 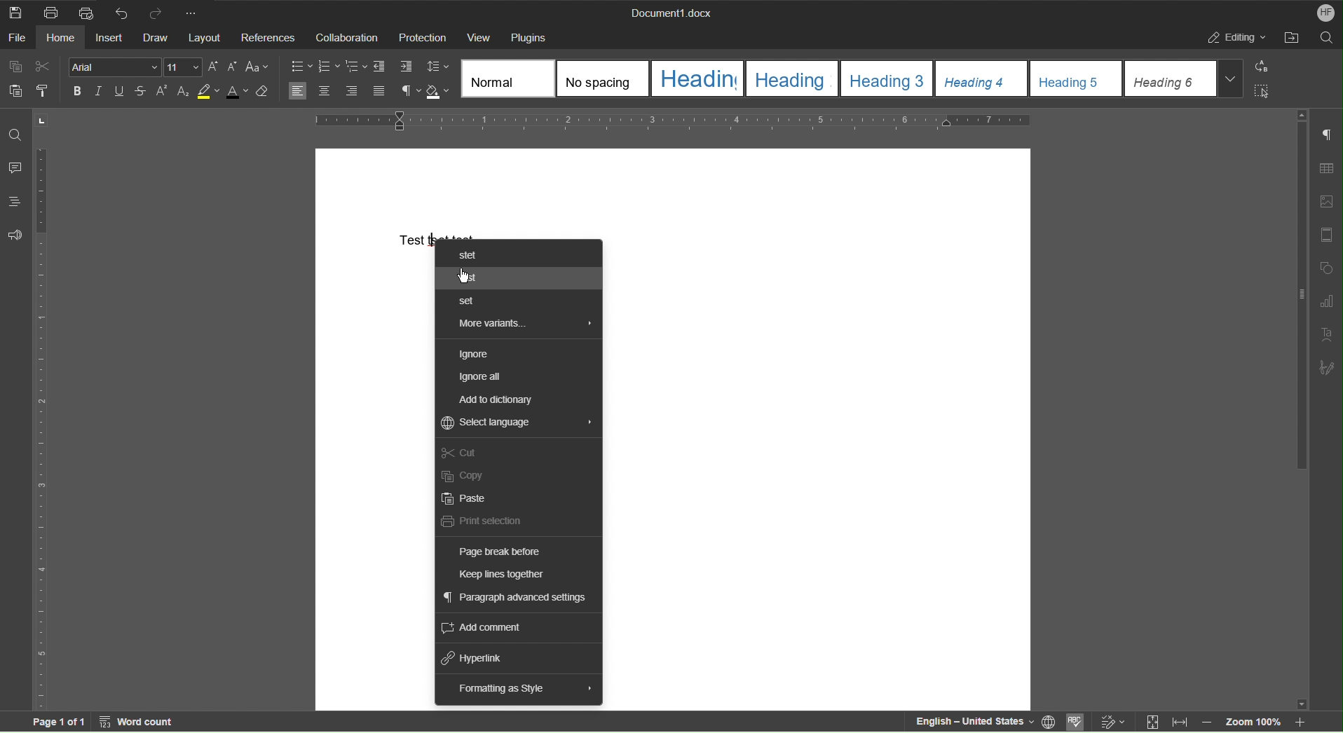 I want to click on Formatting as Style, so click(x=517, y=690).